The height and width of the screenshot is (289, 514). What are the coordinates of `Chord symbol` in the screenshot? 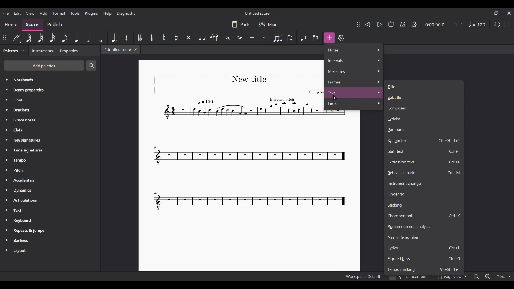 It's located at (424, 216).